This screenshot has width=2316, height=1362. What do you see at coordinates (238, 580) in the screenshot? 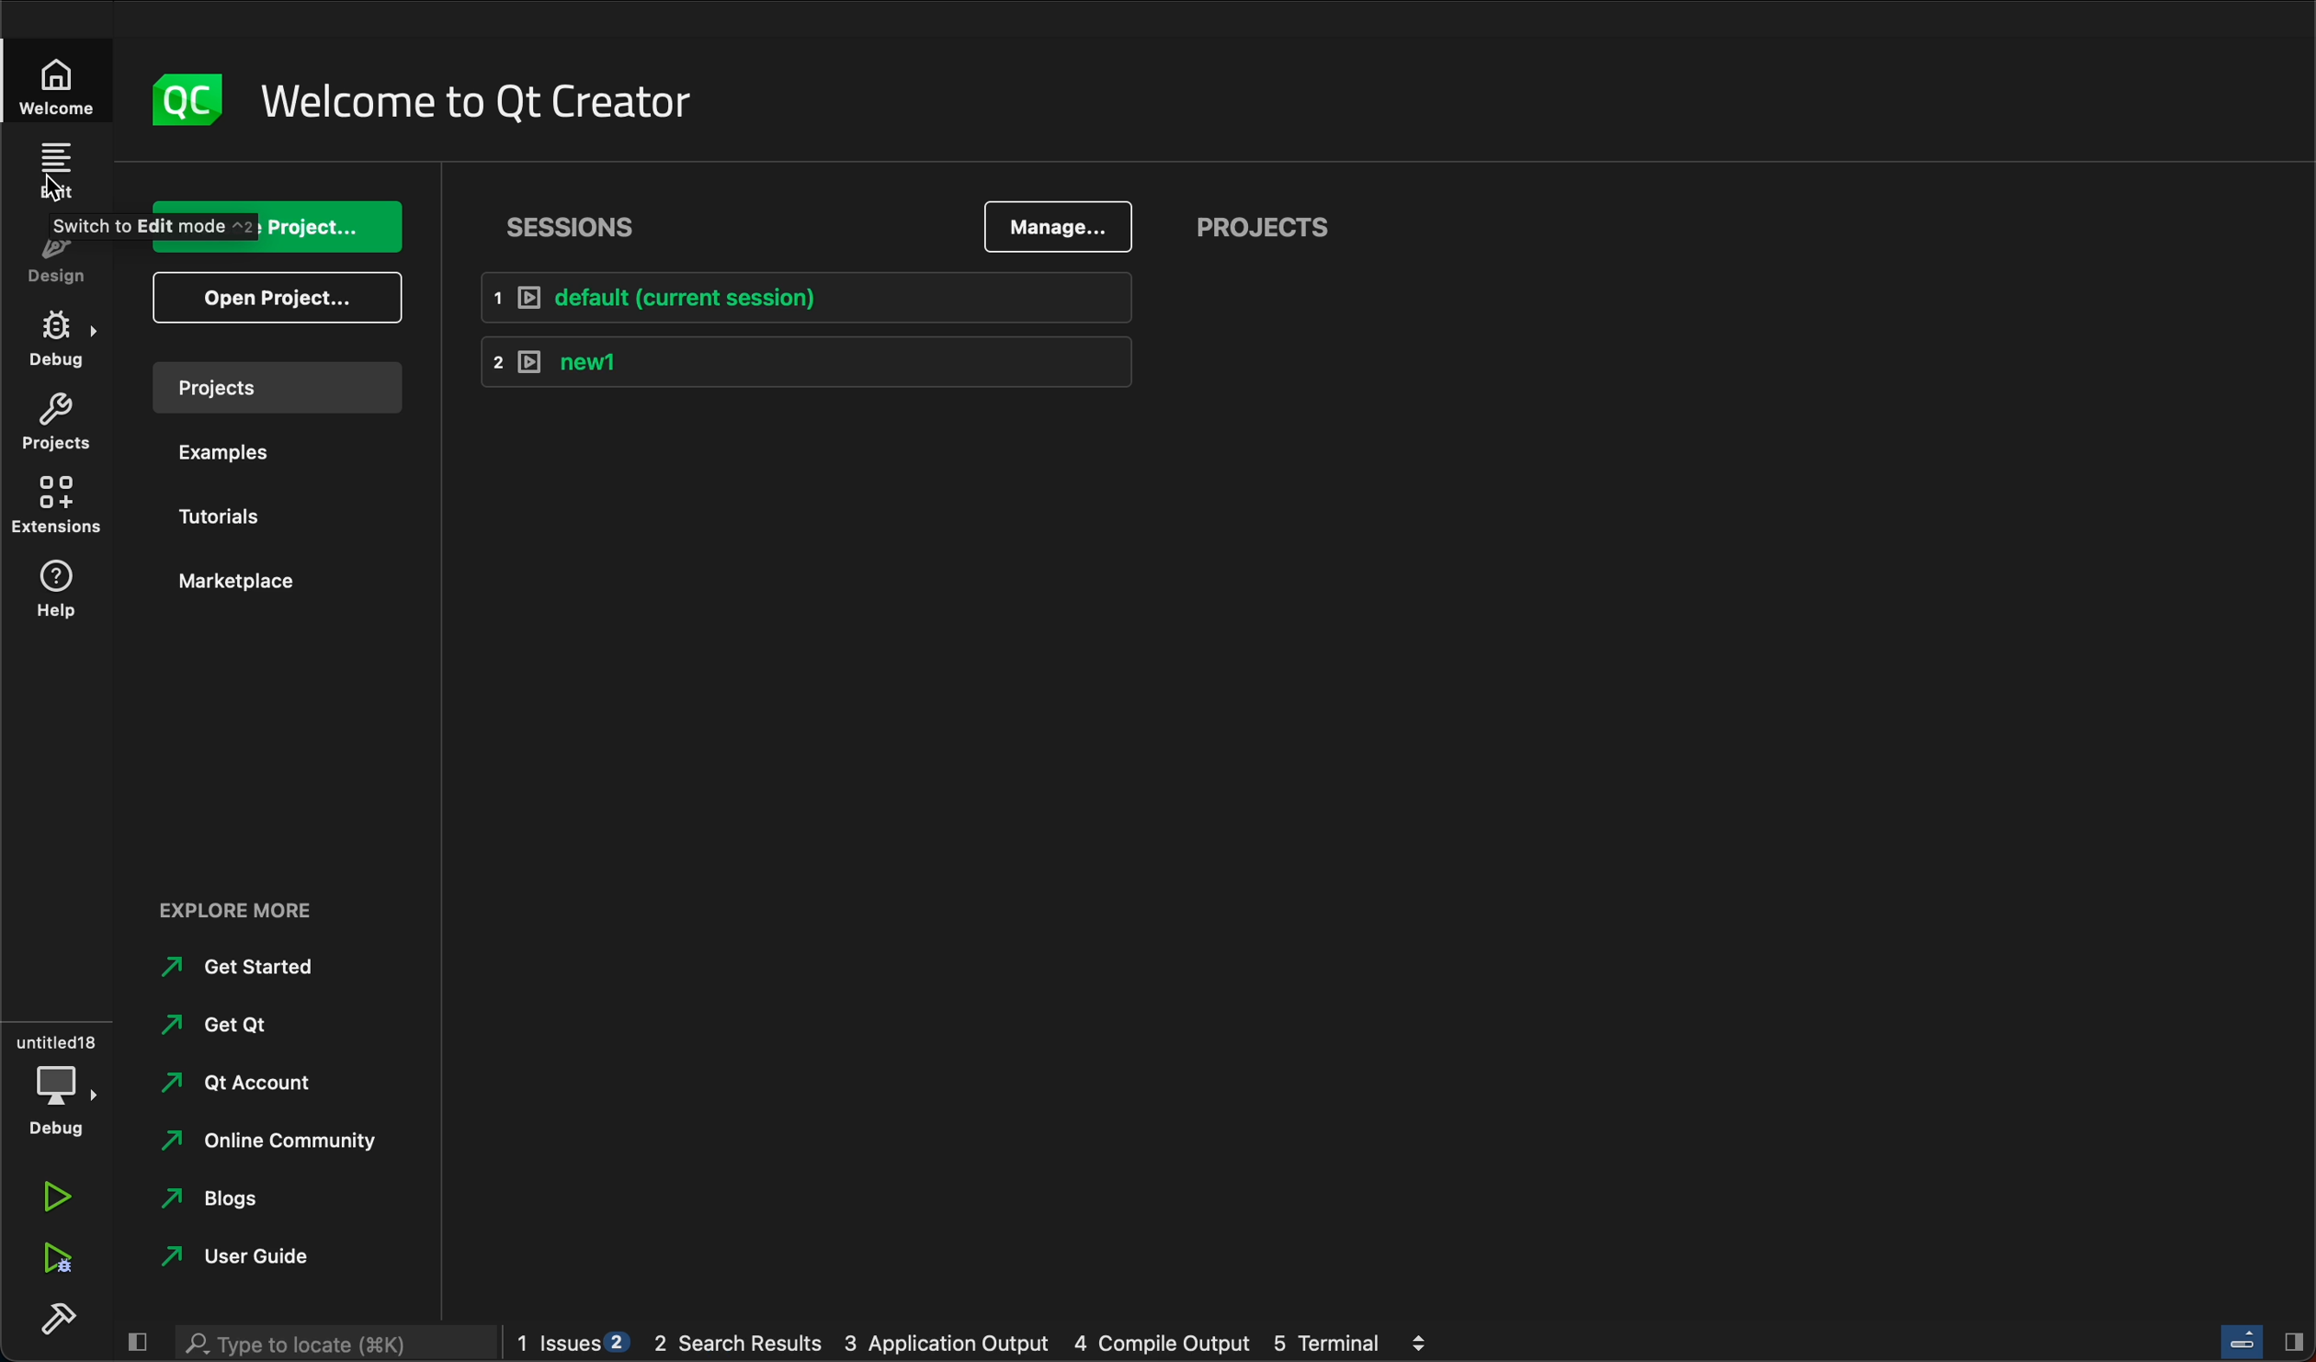
I see `marketplace` at bounding box center [238, 580].